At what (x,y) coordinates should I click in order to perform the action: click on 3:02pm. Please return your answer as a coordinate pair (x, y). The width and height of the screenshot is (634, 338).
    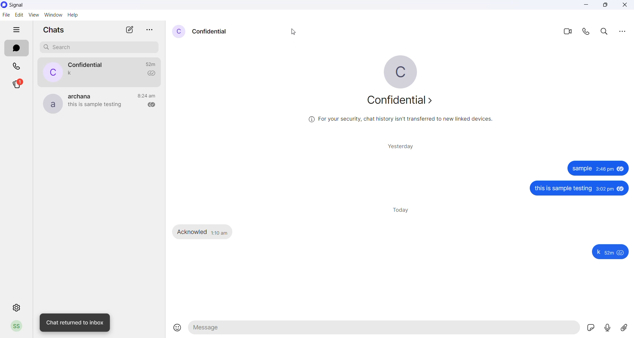
    Looking at the image, I should click on (604, 189).